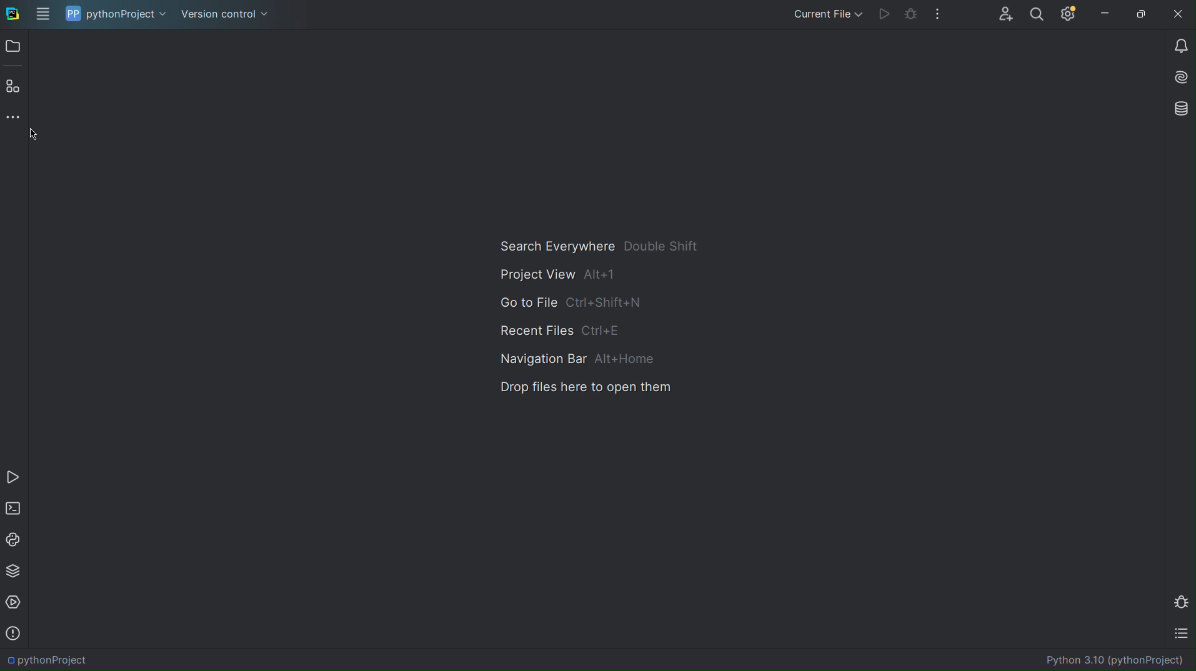 The height and width of the screenshot is (671, 1196). I want to click on Application Menu, so click(43, 13).